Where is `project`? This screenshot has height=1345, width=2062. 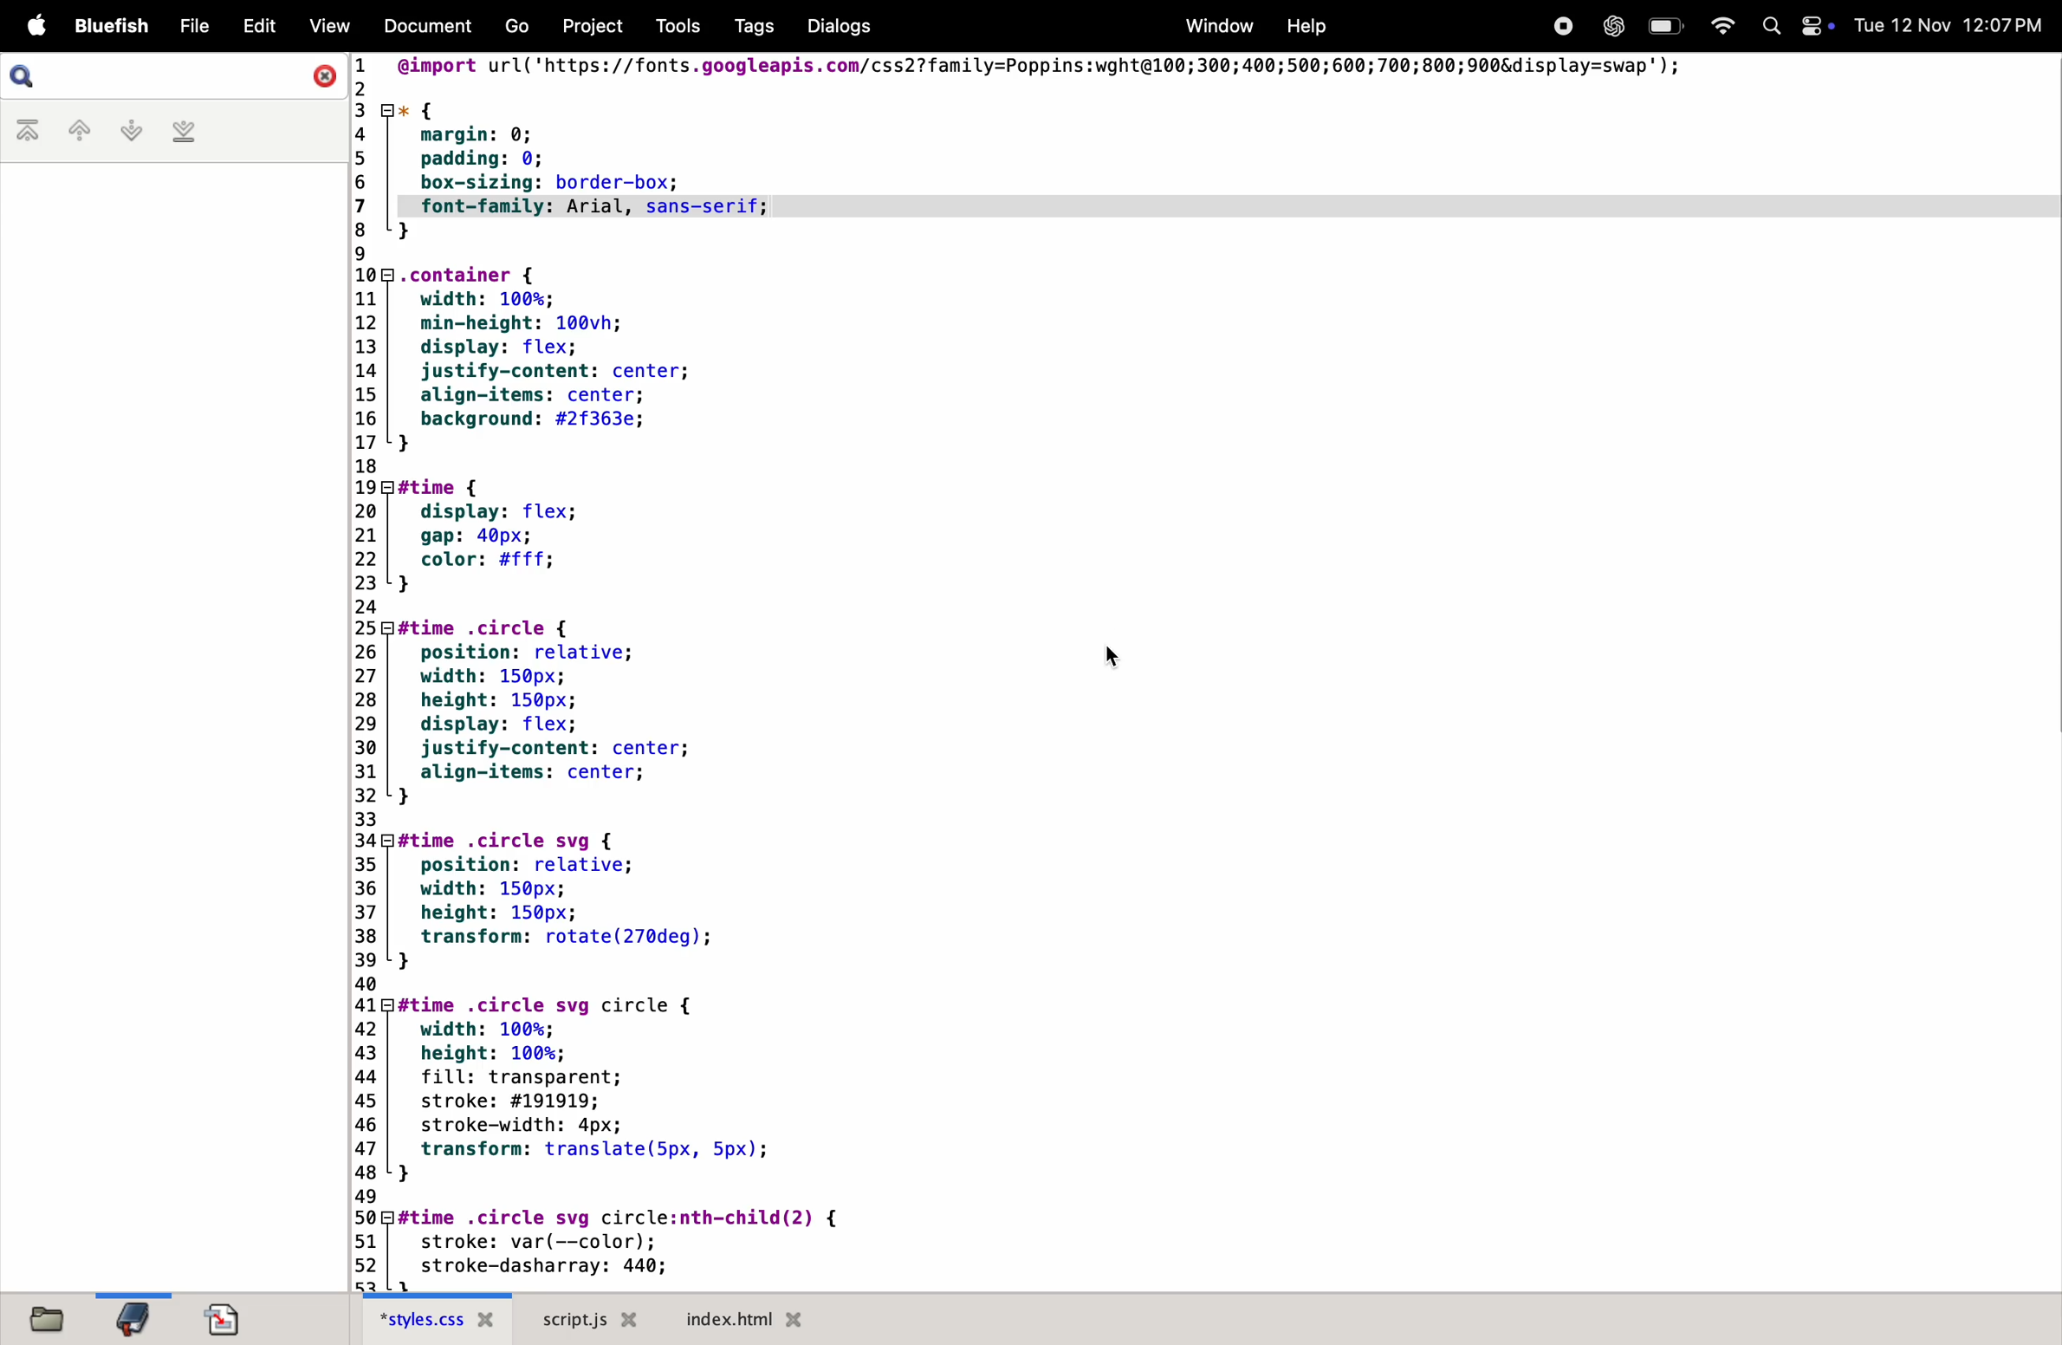
project is located at coordinates (587, 26).